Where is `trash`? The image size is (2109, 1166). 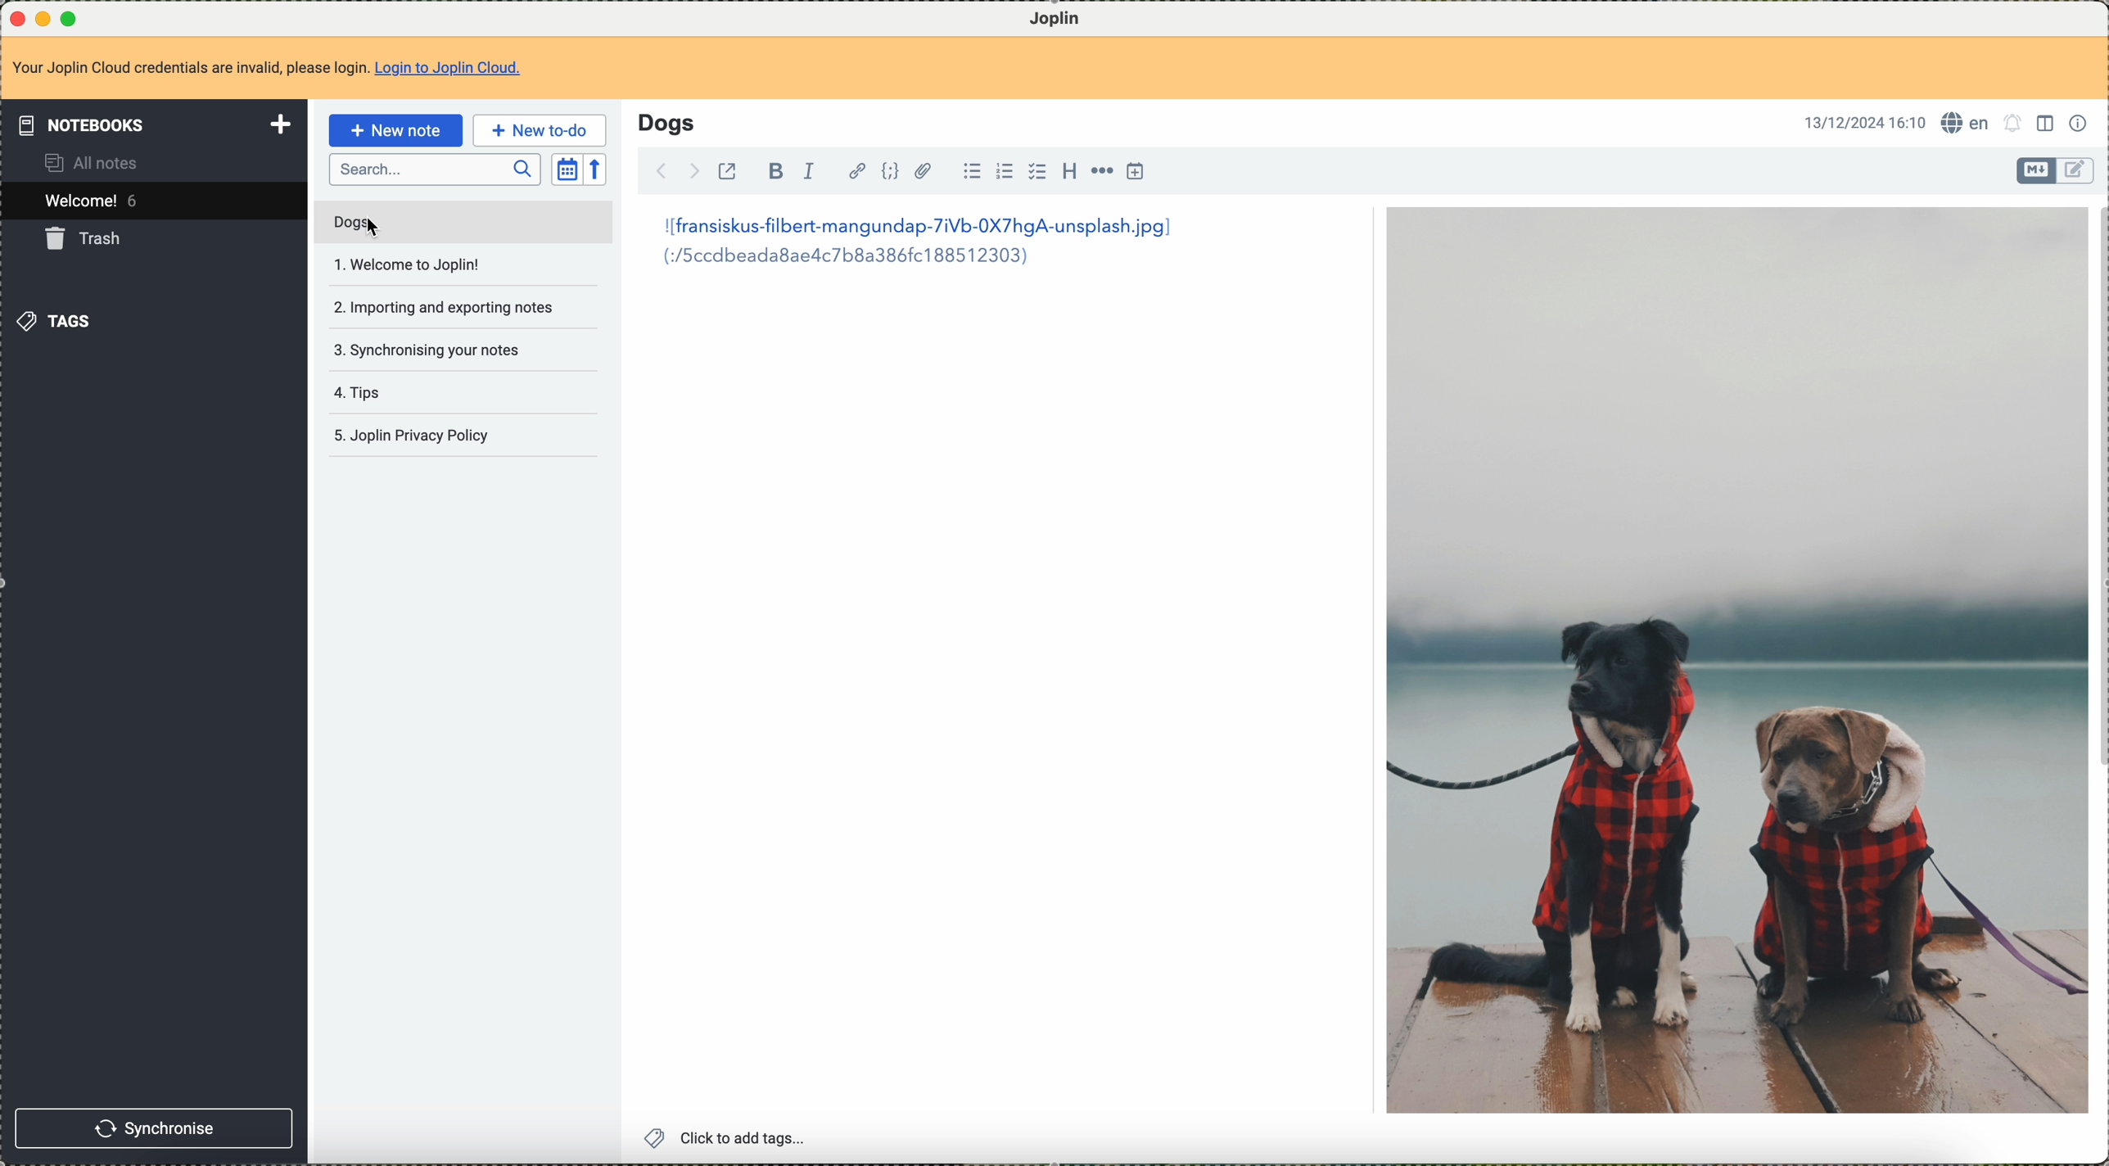
trash is located at coordinates (84, 240).